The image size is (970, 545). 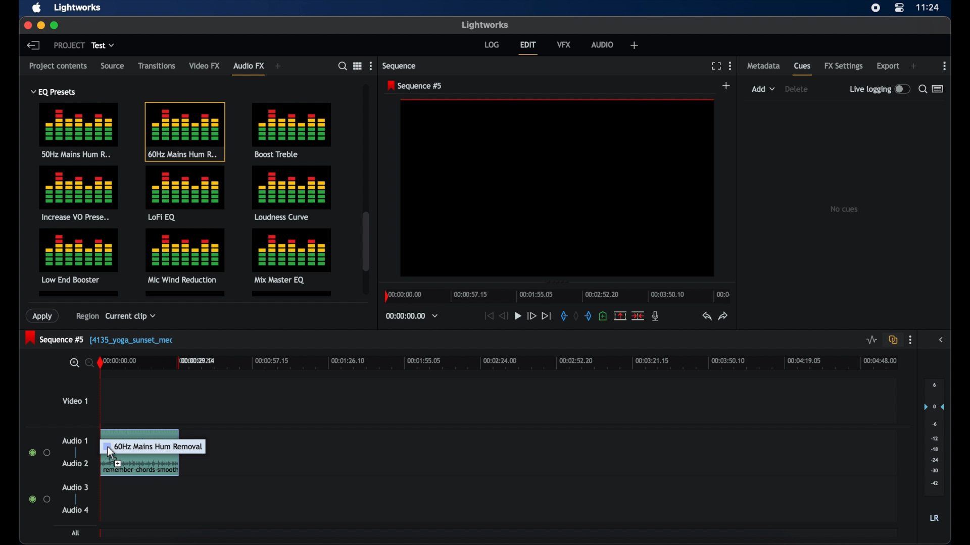 I want to click on increase presets, so click(x=79, y=194).